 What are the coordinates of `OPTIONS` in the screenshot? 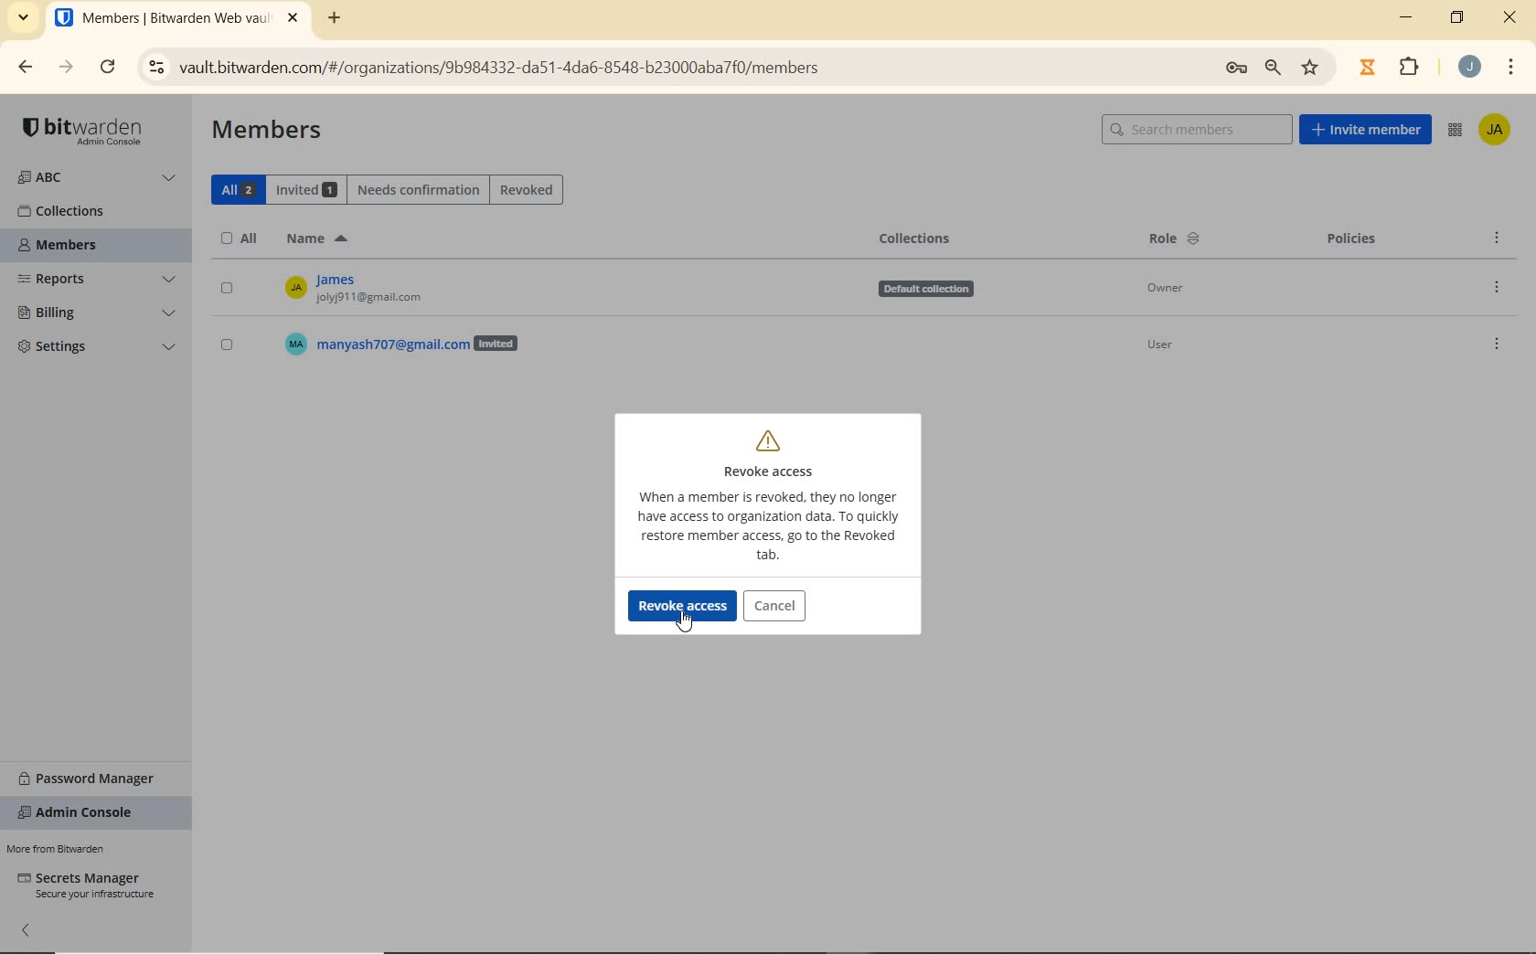 It's located at (1495, 287).